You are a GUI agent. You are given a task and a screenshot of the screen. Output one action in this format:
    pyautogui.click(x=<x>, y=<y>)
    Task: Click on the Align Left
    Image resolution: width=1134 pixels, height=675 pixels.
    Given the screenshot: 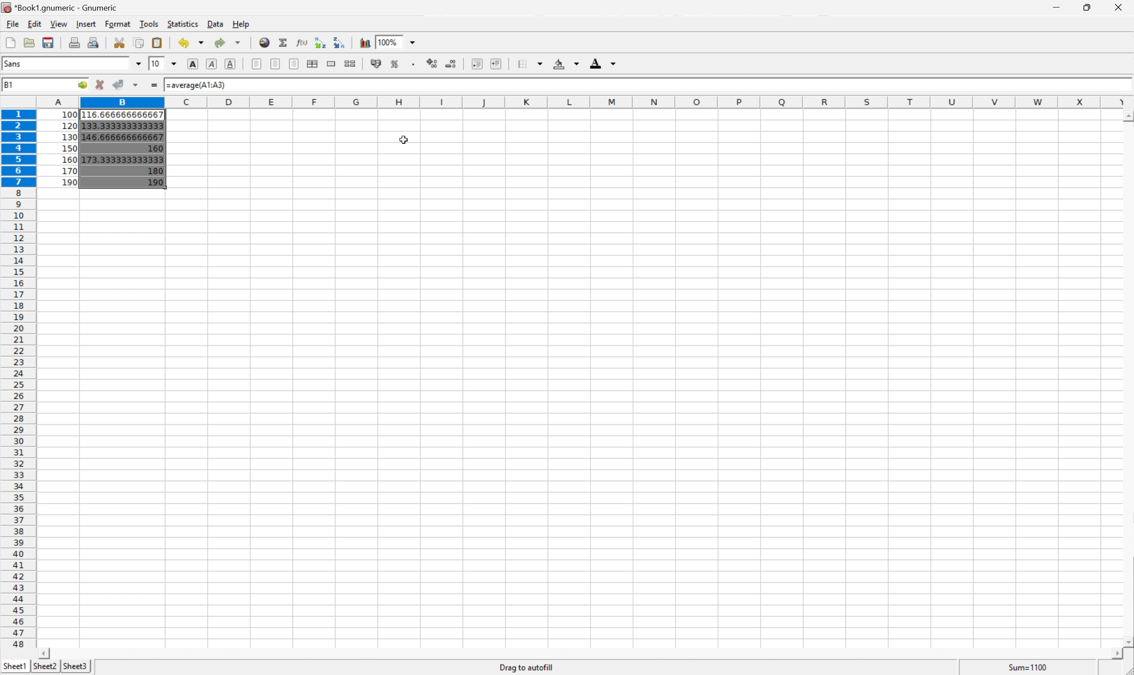 What is the action you would take?
    pyautogui.click(x=256, y=64)
    